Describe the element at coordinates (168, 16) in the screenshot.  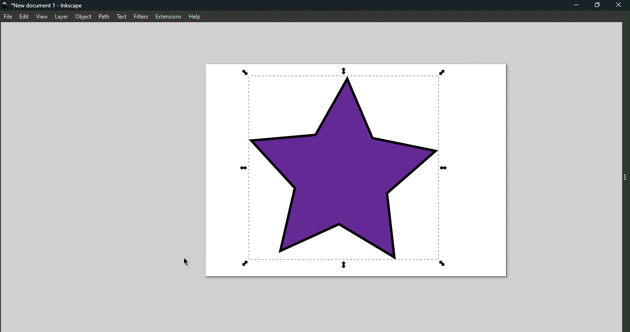
I see `Extensions` at that location.